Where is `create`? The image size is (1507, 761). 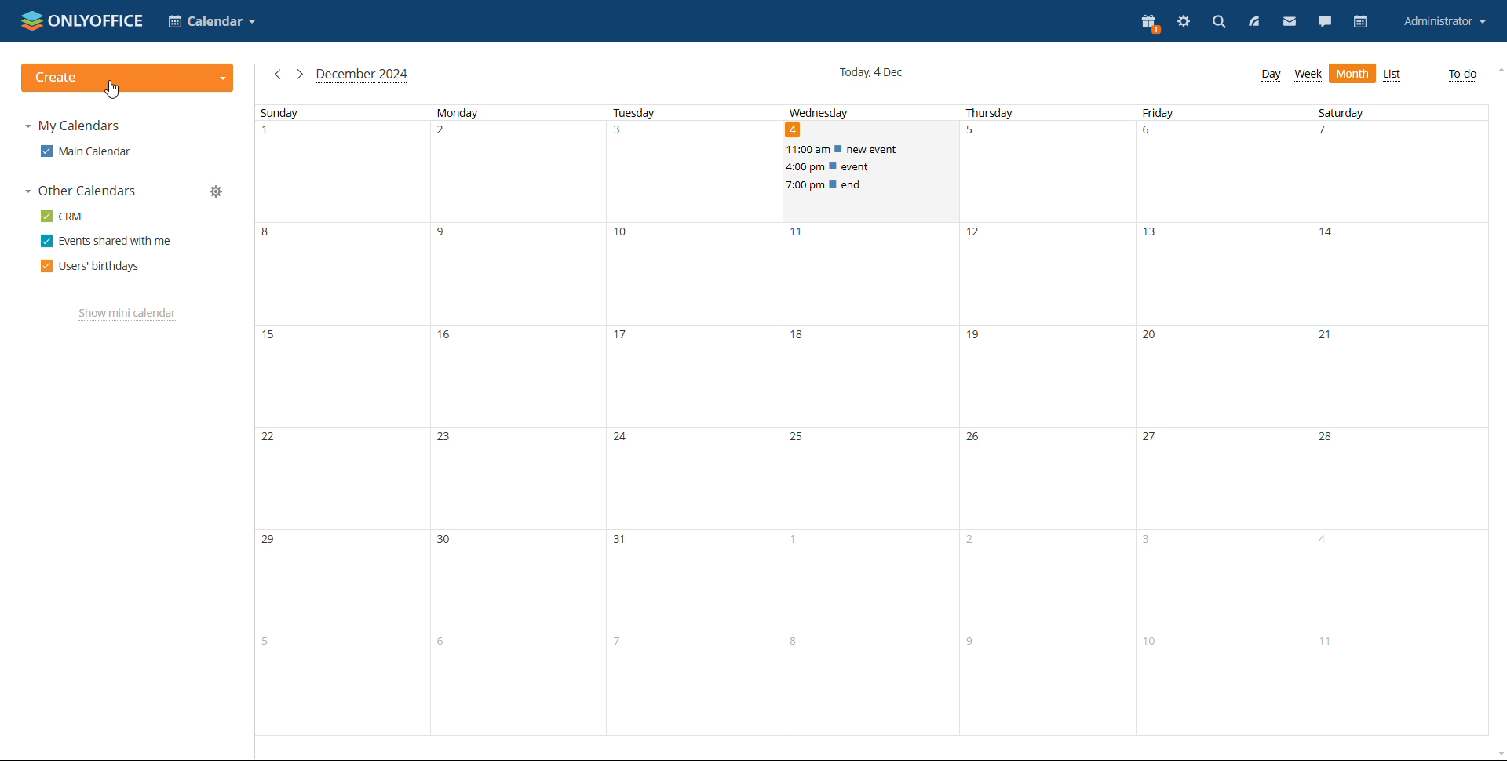 create is located at coordinates (128, 78).